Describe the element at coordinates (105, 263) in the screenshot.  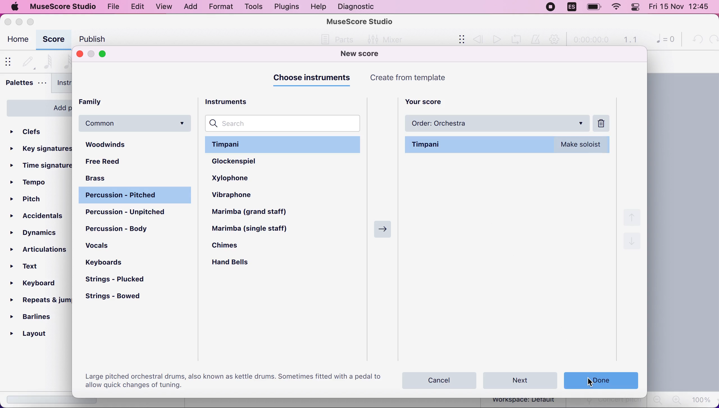
I see `keyboards` at that location.